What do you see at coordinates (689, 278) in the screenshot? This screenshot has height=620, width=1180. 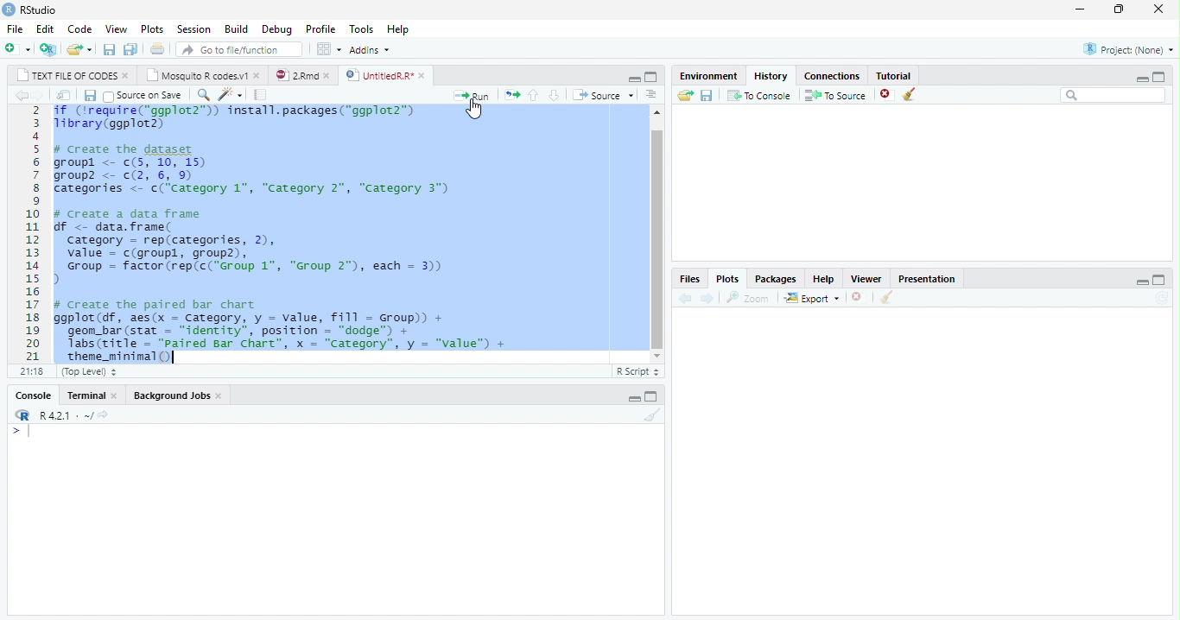 I see `files` at bounding box center [689, 278].